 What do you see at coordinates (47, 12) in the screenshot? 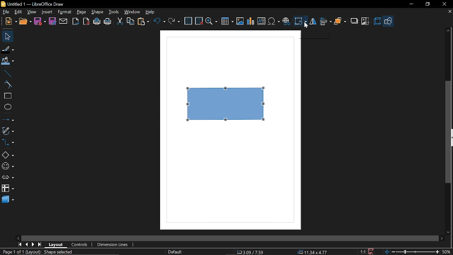
I see `Insert` at bounding box center [47, 12].